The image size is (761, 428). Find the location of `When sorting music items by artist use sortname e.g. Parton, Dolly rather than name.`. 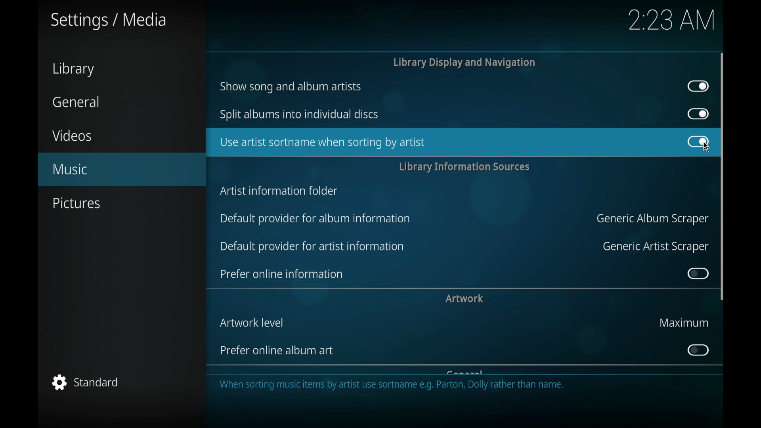

When sorting music items by artist use sortname e.g. Parton, Dolly rather than name. is located at coordinates (394, 387).